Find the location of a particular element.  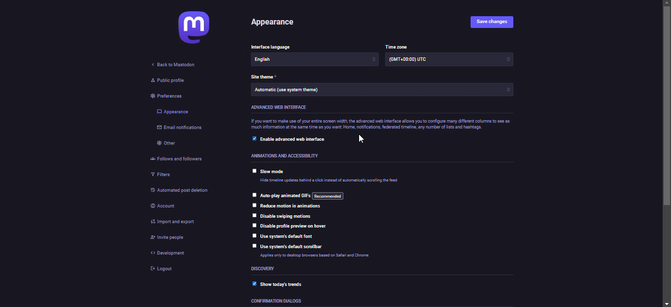

use system's default font is located at coordinates (289, 235).